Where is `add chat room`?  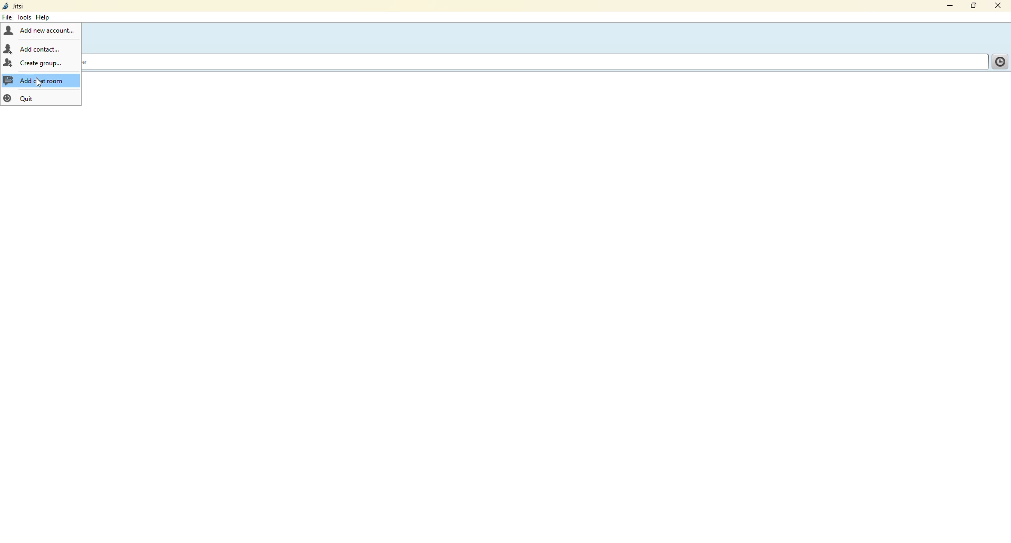
add chat room is located at coordinates (38, 81).